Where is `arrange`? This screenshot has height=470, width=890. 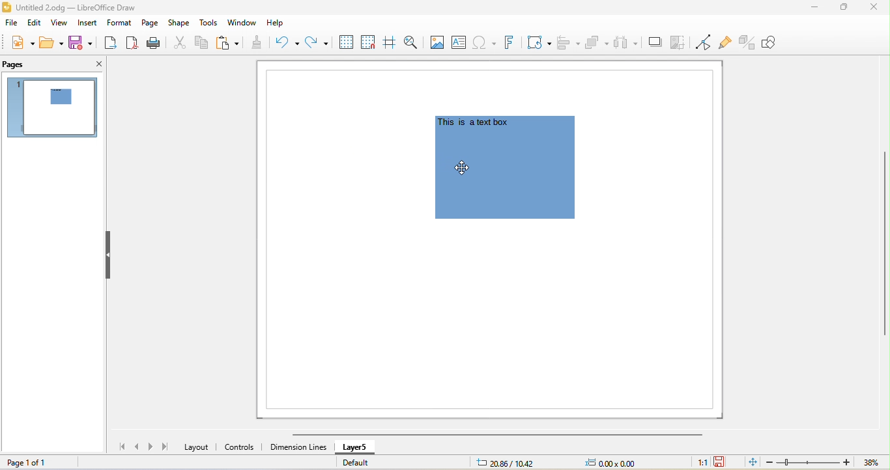 arrange is located at coordinates (596, 42).